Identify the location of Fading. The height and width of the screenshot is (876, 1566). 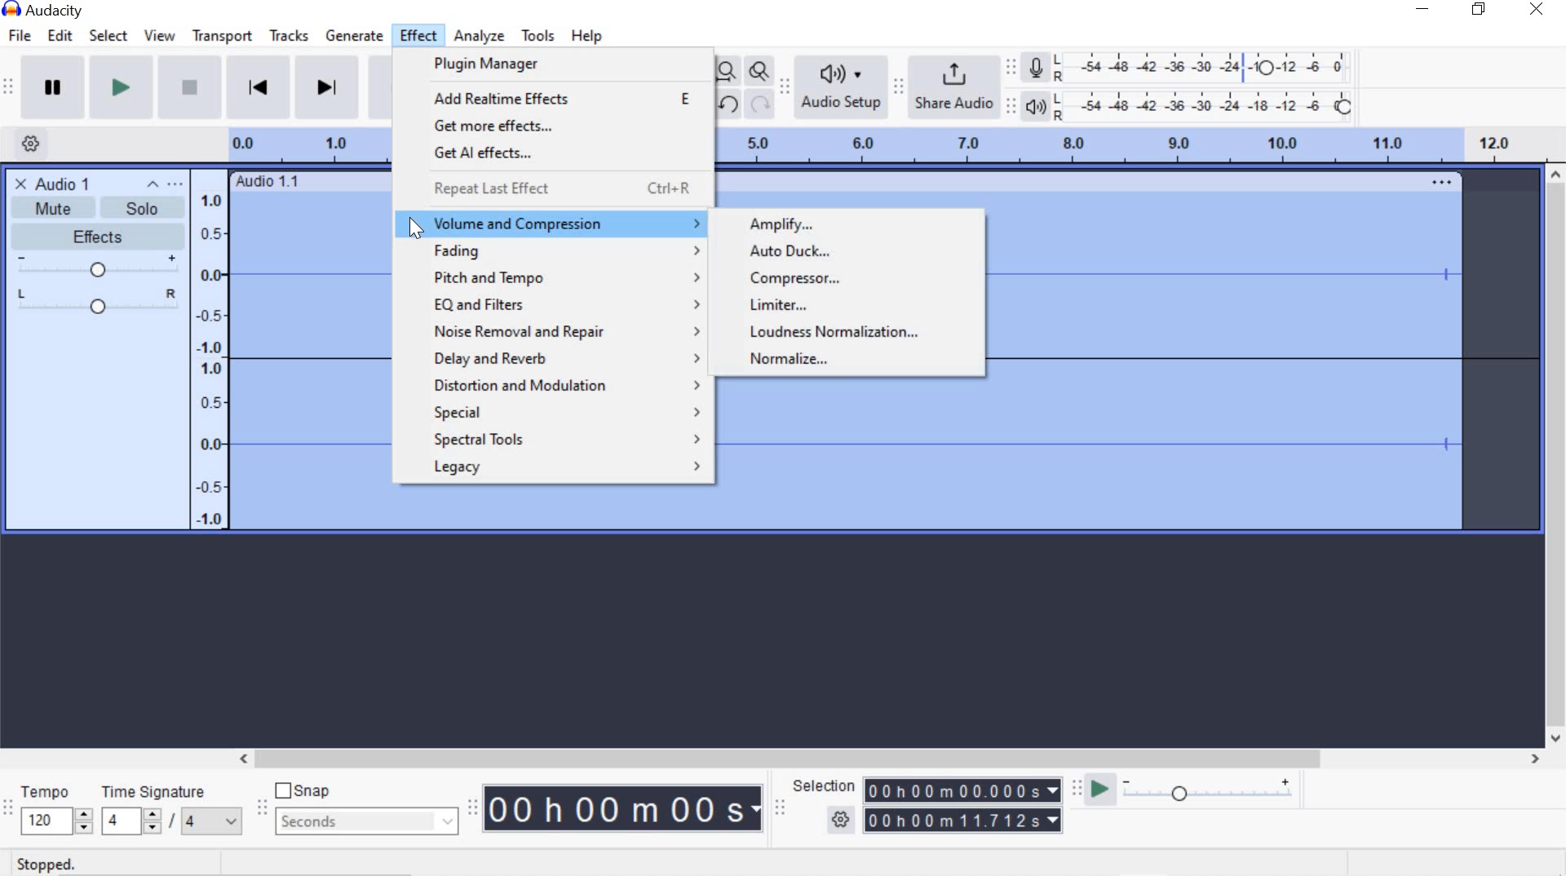
(560, 250).